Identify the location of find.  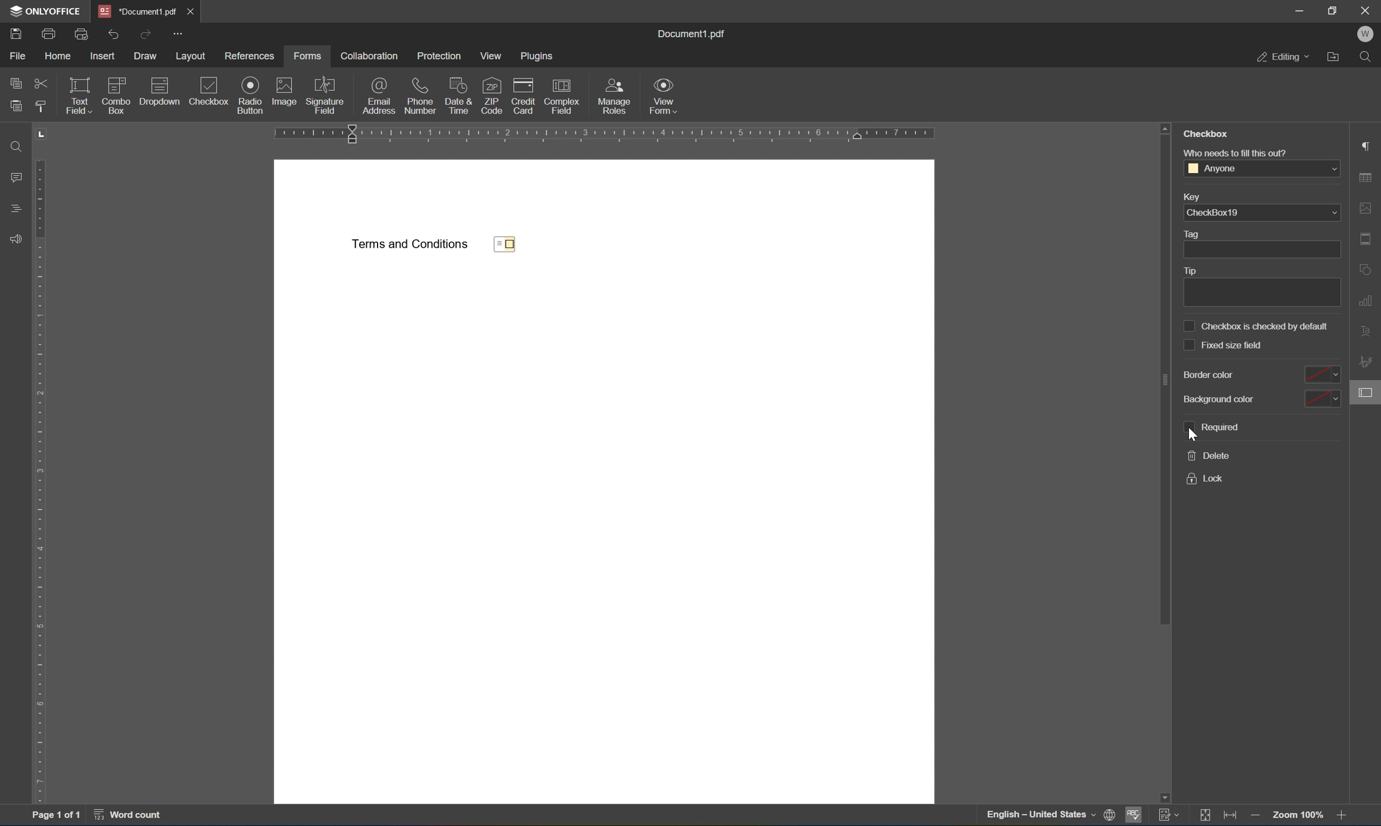
(15, 146).